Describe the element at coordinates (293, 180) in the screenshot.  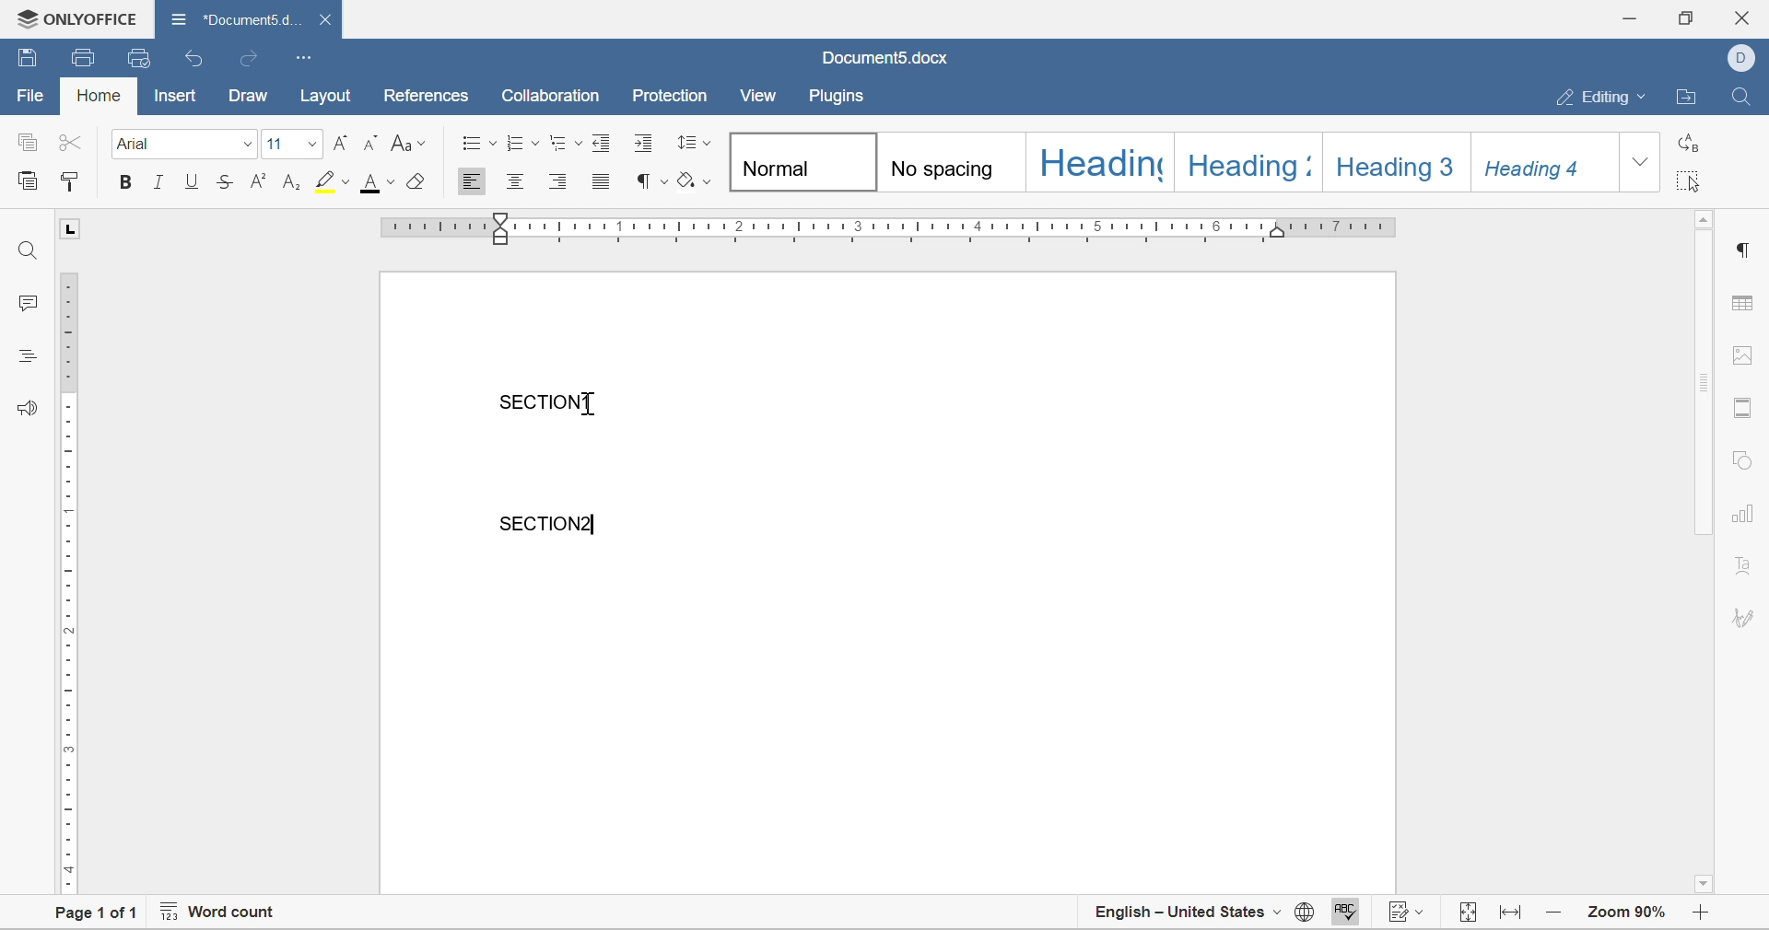
I see `subscript` at that location.